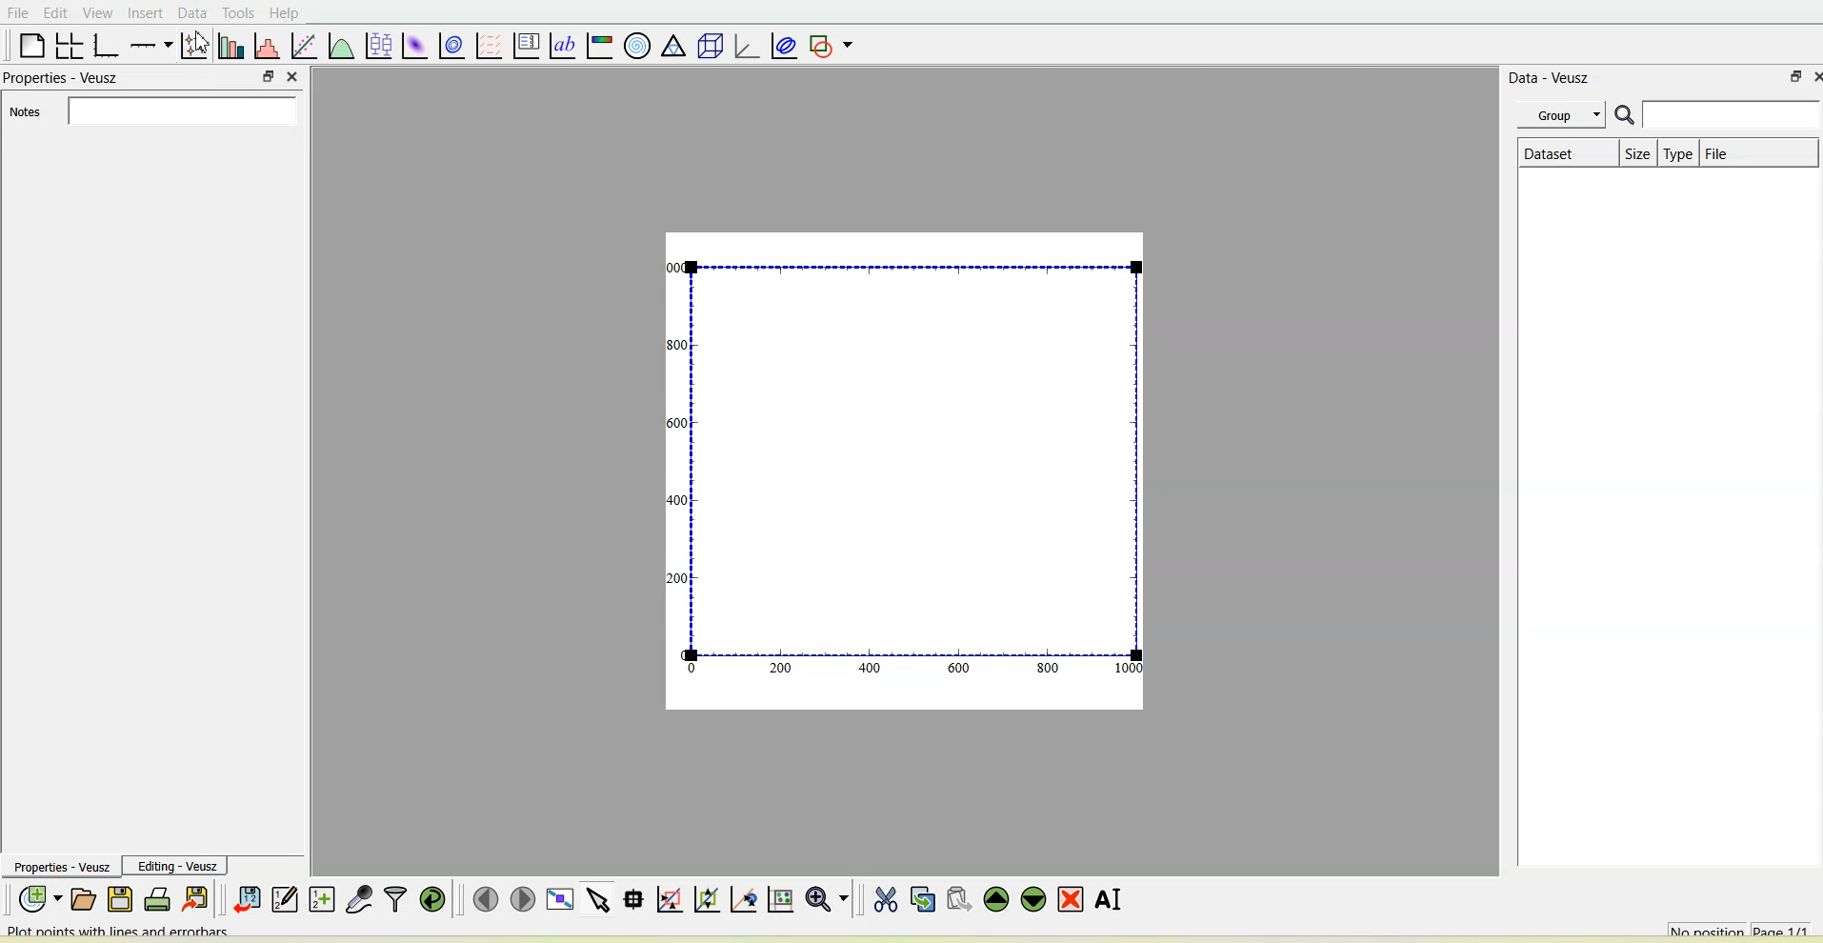 This screenshot has width=1823, height=943. Describe the element at coordinates (71, 77) in the screenshot. I see `Properties - Veusz` at that location.